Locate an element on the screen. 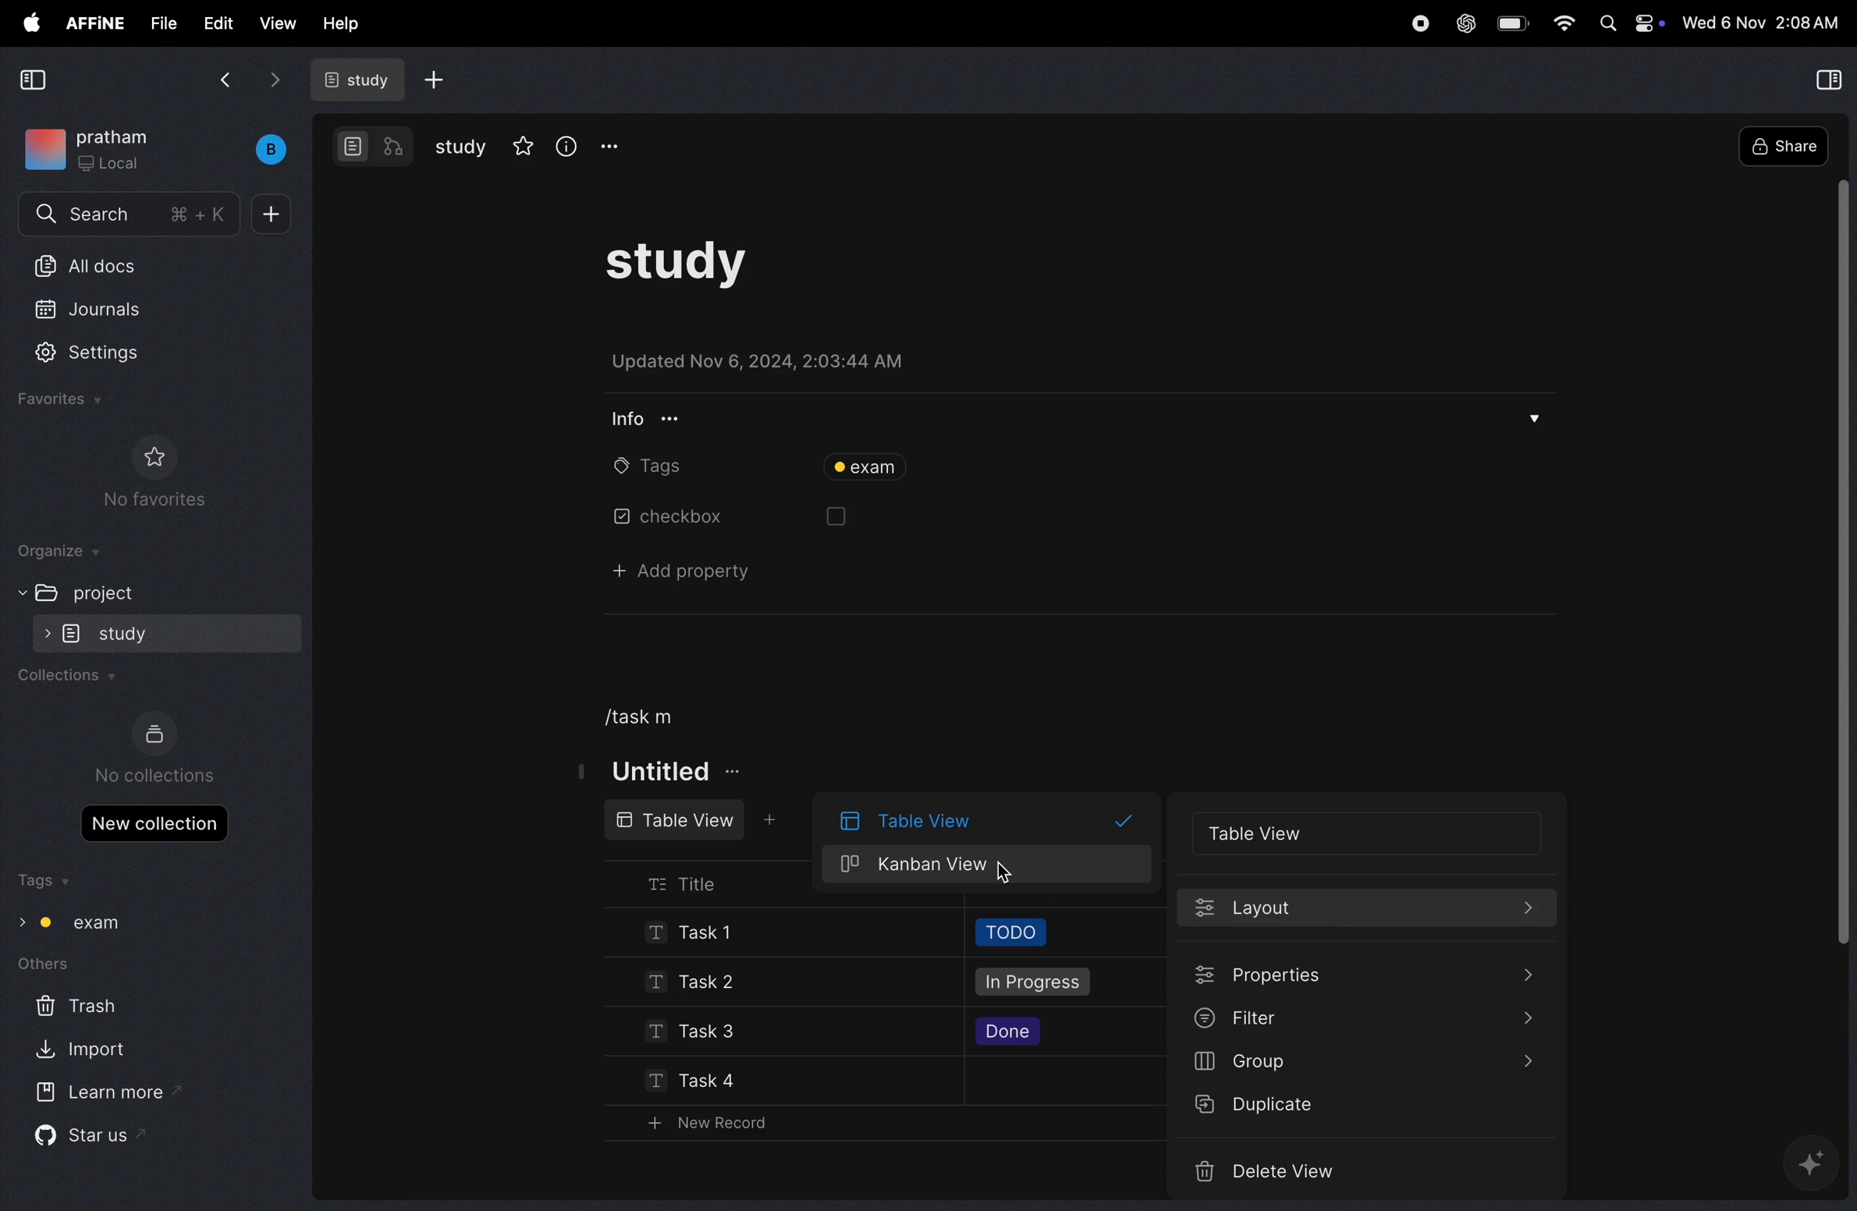 The width and height of the screenshot is (1857, 1211). todo is located at coordinates (1016, 936).